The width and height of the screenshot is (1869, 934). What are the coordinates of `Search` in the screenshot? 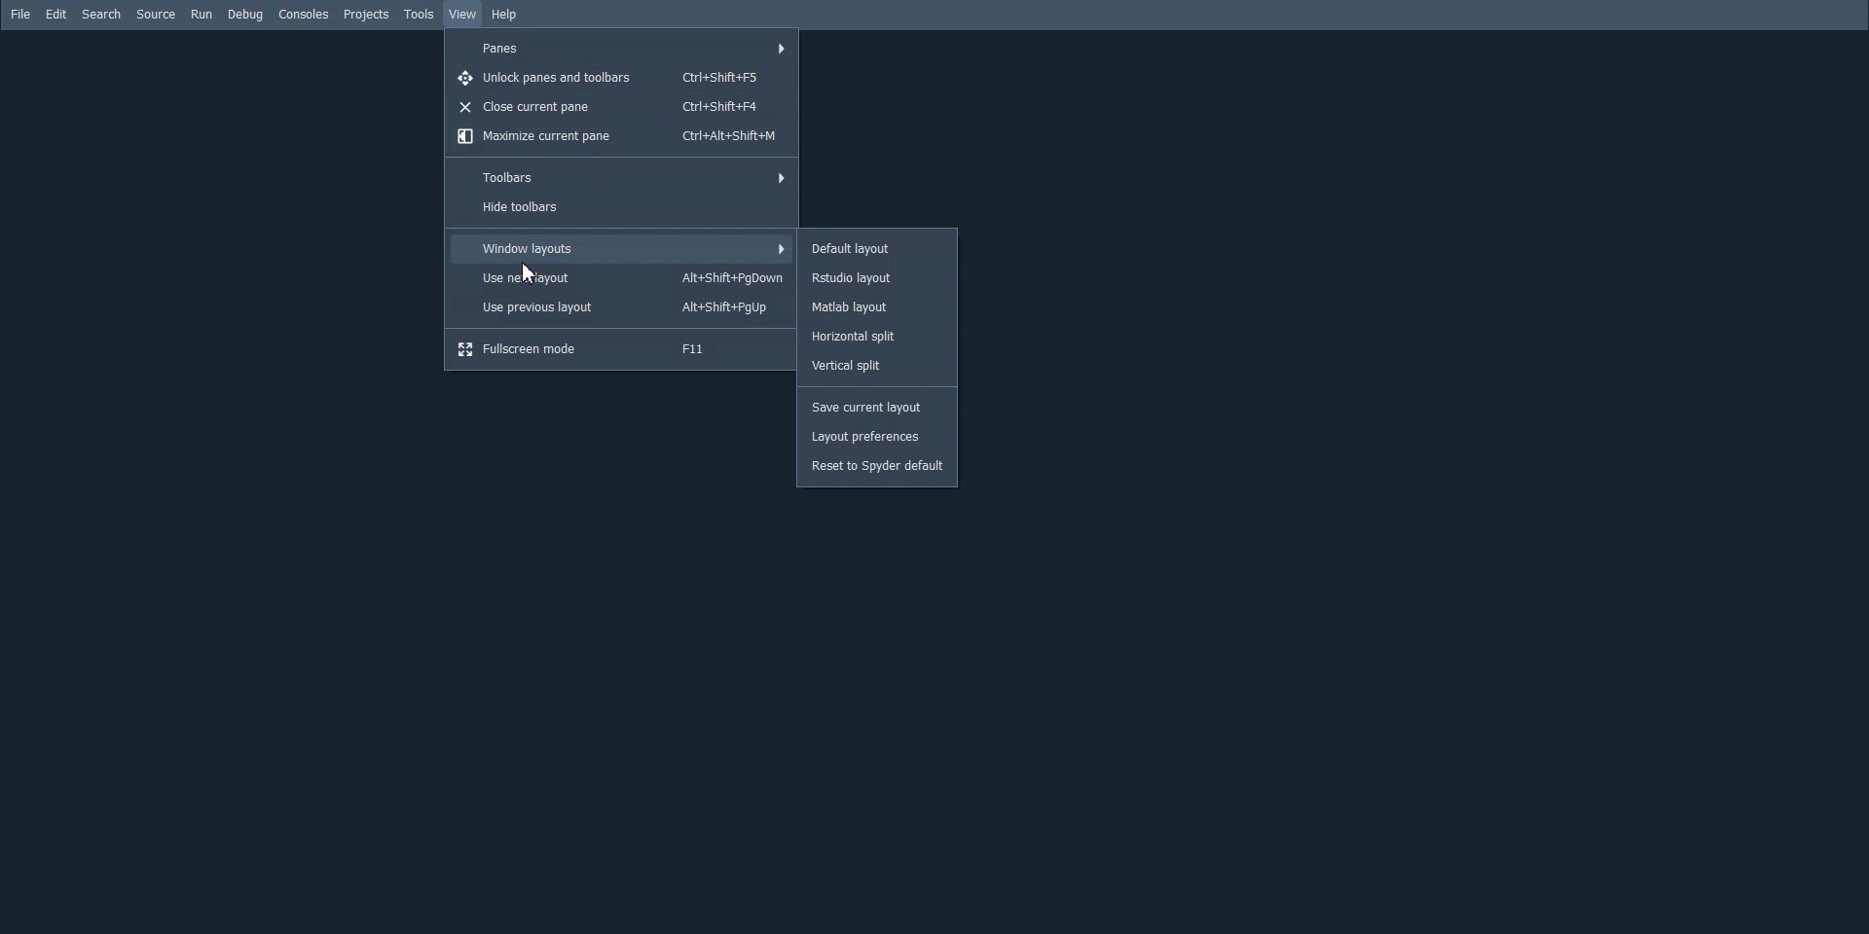 It's located at (100, 14).